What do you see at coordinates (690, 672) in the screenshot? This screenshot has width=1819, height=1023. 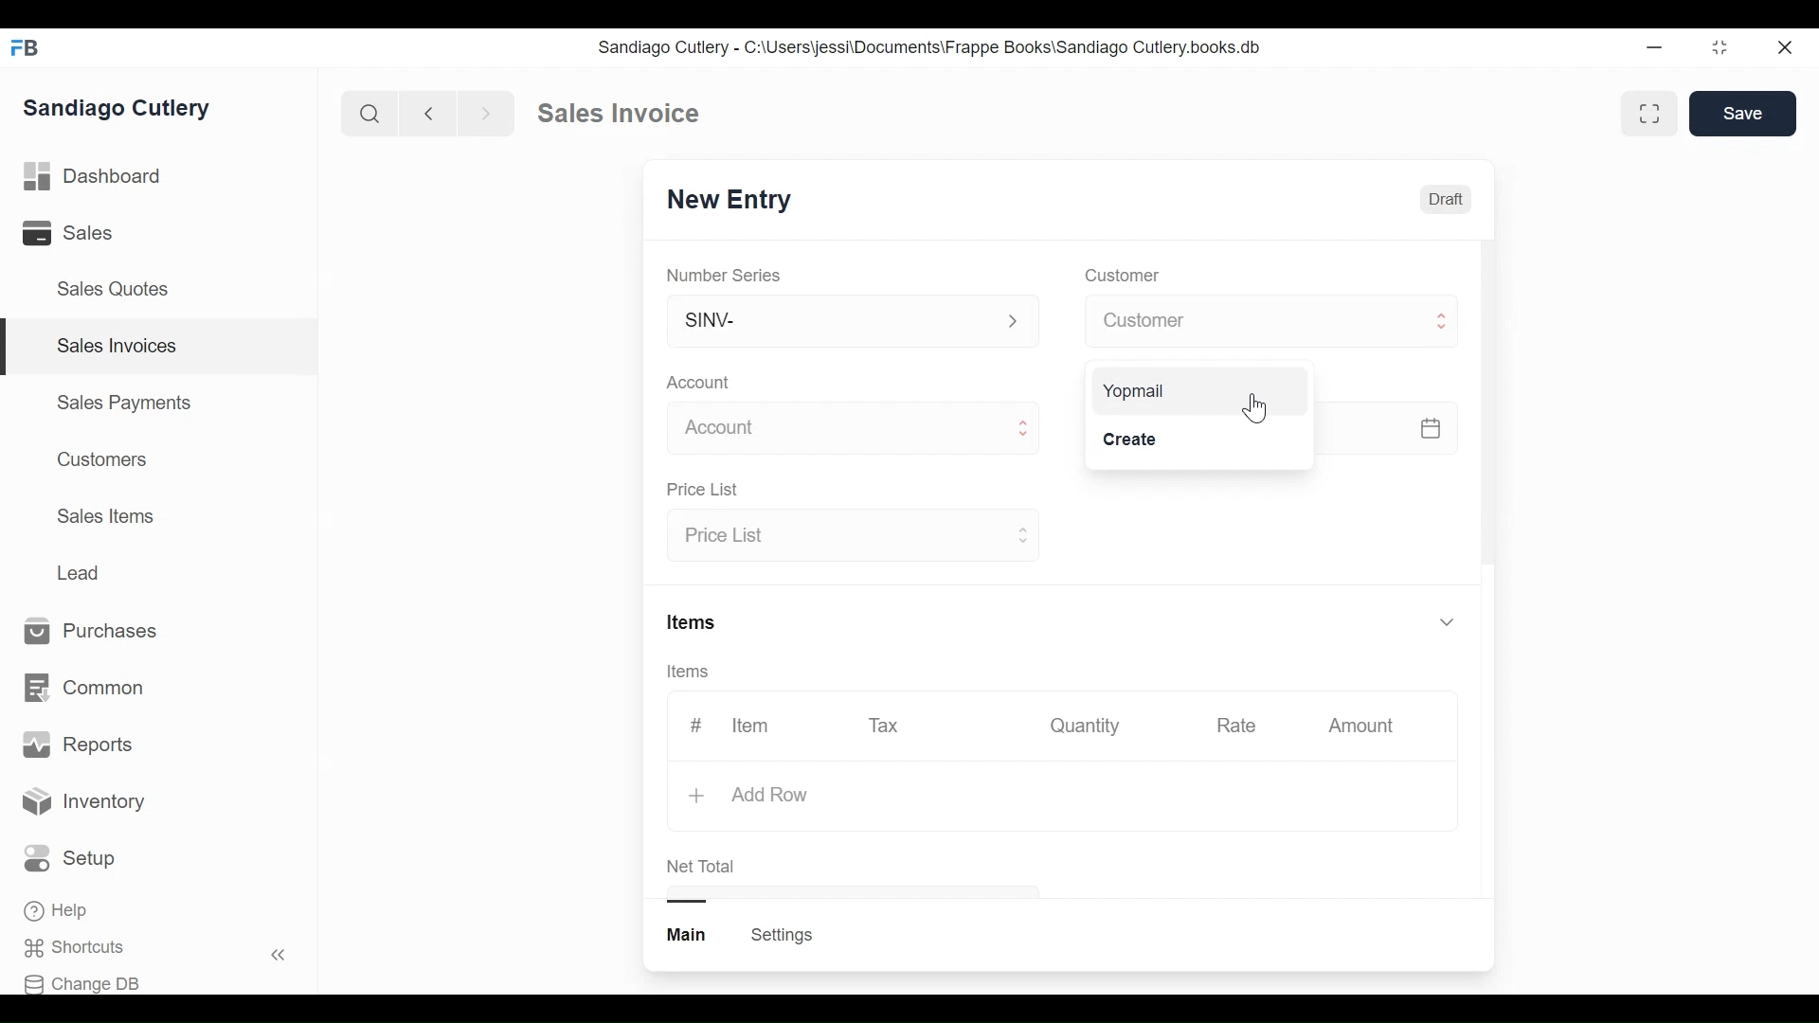 I see `Items` at bounding box center [690, 672].